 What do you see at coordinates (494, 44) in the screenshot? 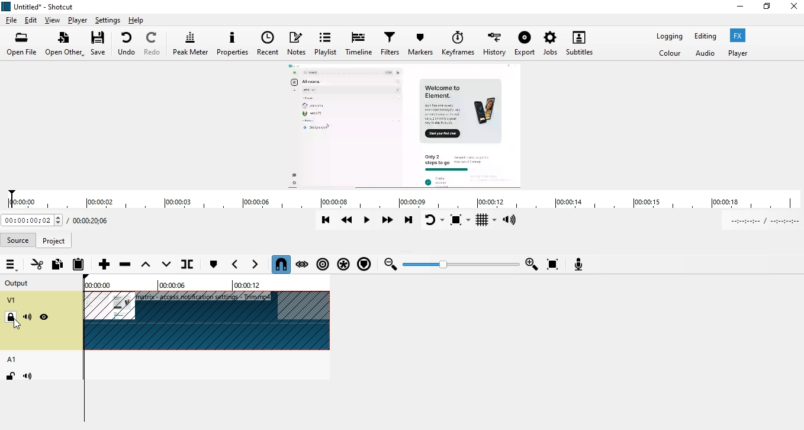
I see `history` at bounding box center [494, 44].